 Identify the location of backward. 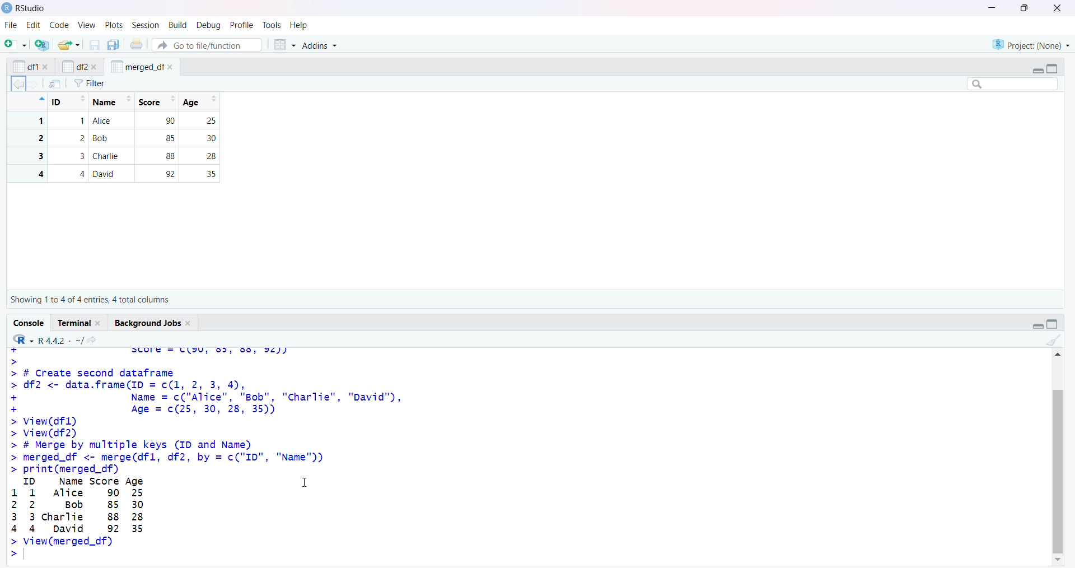
(18, 84).